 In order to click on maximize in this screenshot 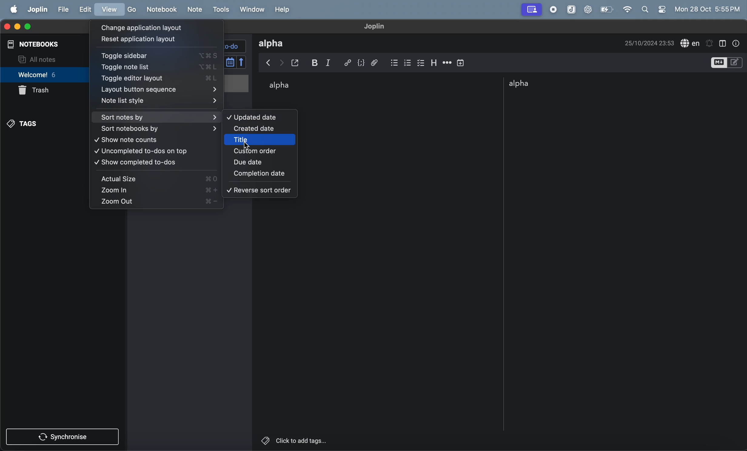, I will do `click(31, 26)`.